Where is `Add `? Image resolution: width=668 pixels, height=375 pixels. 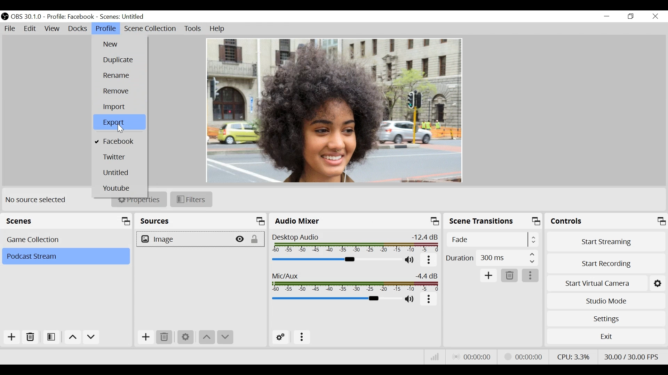
Add  is located at coordinates (489, 276).